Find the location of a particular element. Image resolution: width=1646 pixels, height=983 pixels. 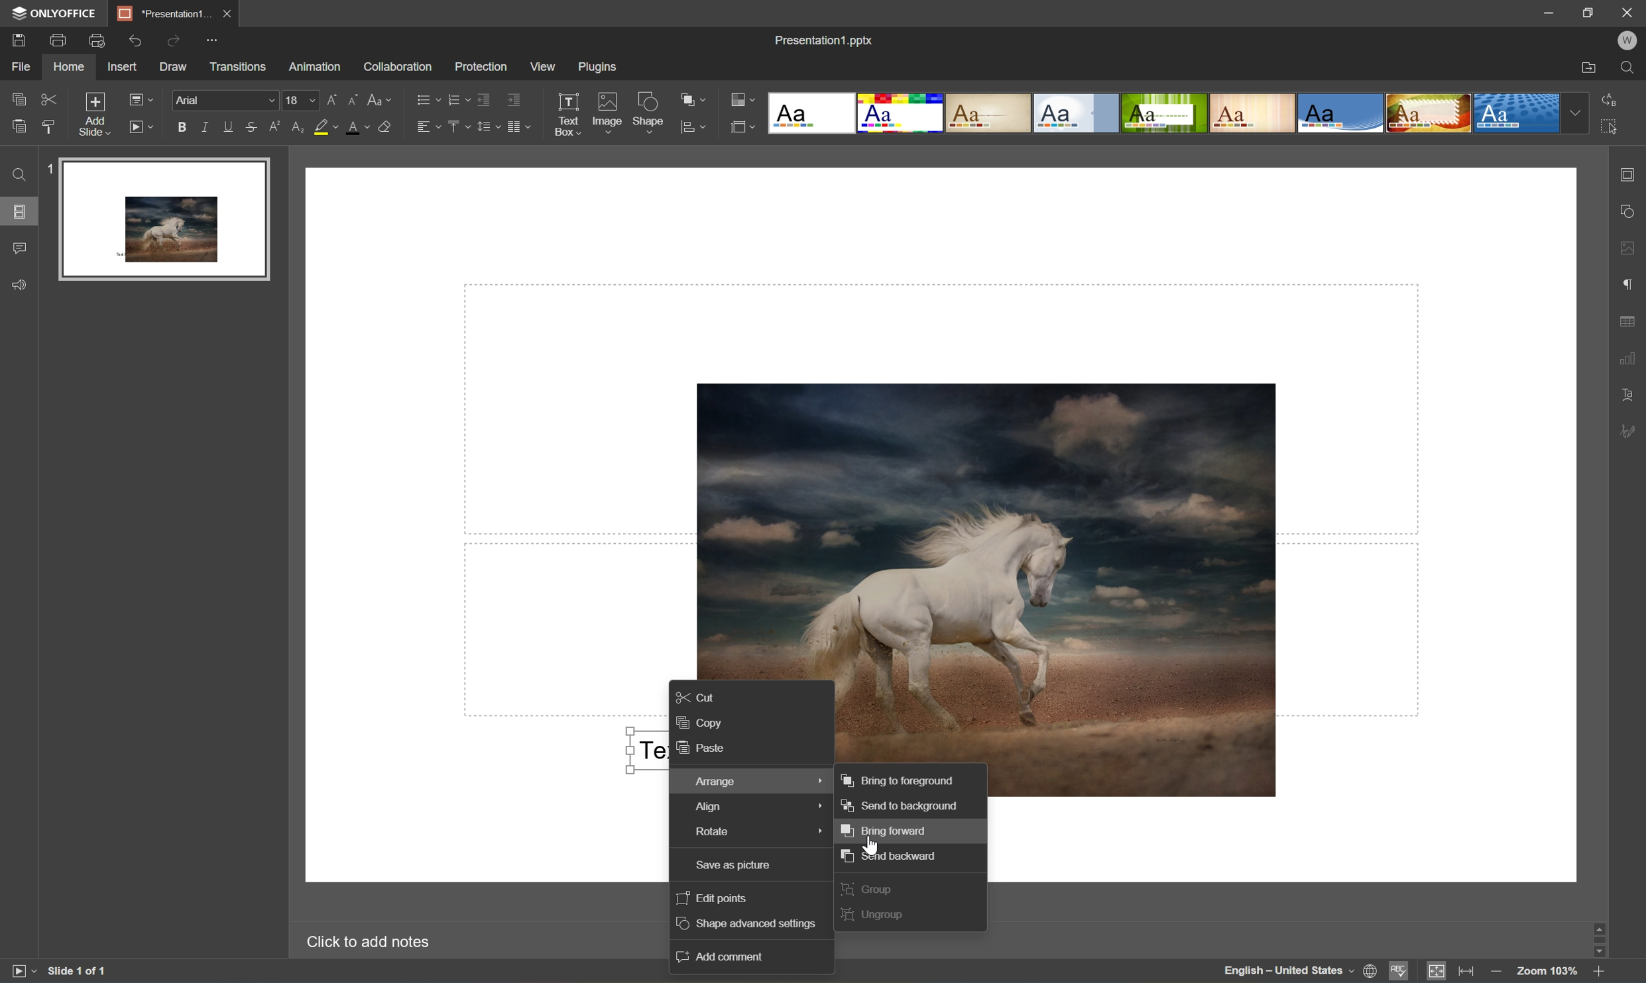

Save as picture is located at coordinates (748, 867).